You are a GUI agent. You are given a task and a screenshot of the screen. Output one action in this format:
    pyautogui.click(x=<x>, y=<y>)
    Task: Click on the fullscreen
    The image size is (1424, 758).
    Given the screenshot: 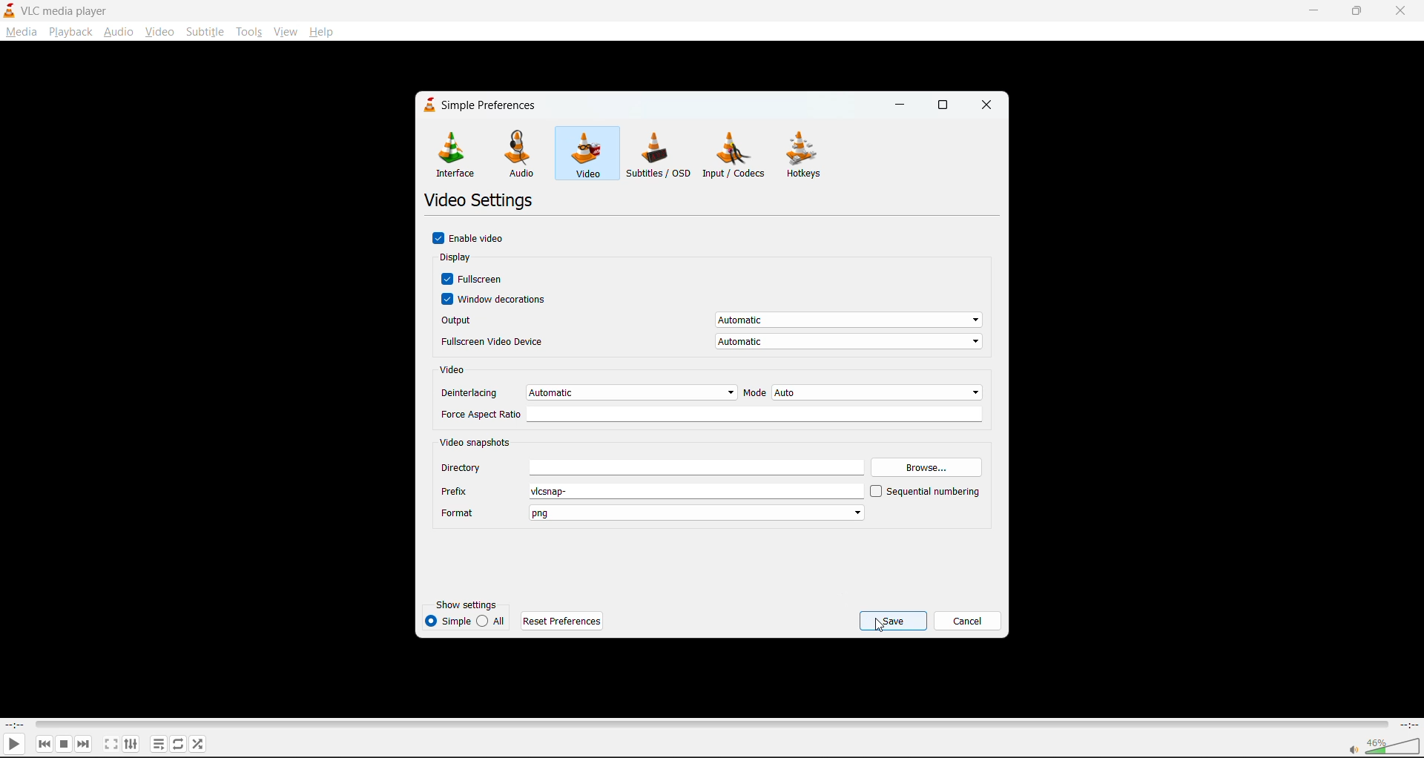 What is the action you would take?
    pyautogui.click(x=475, y=279)
    